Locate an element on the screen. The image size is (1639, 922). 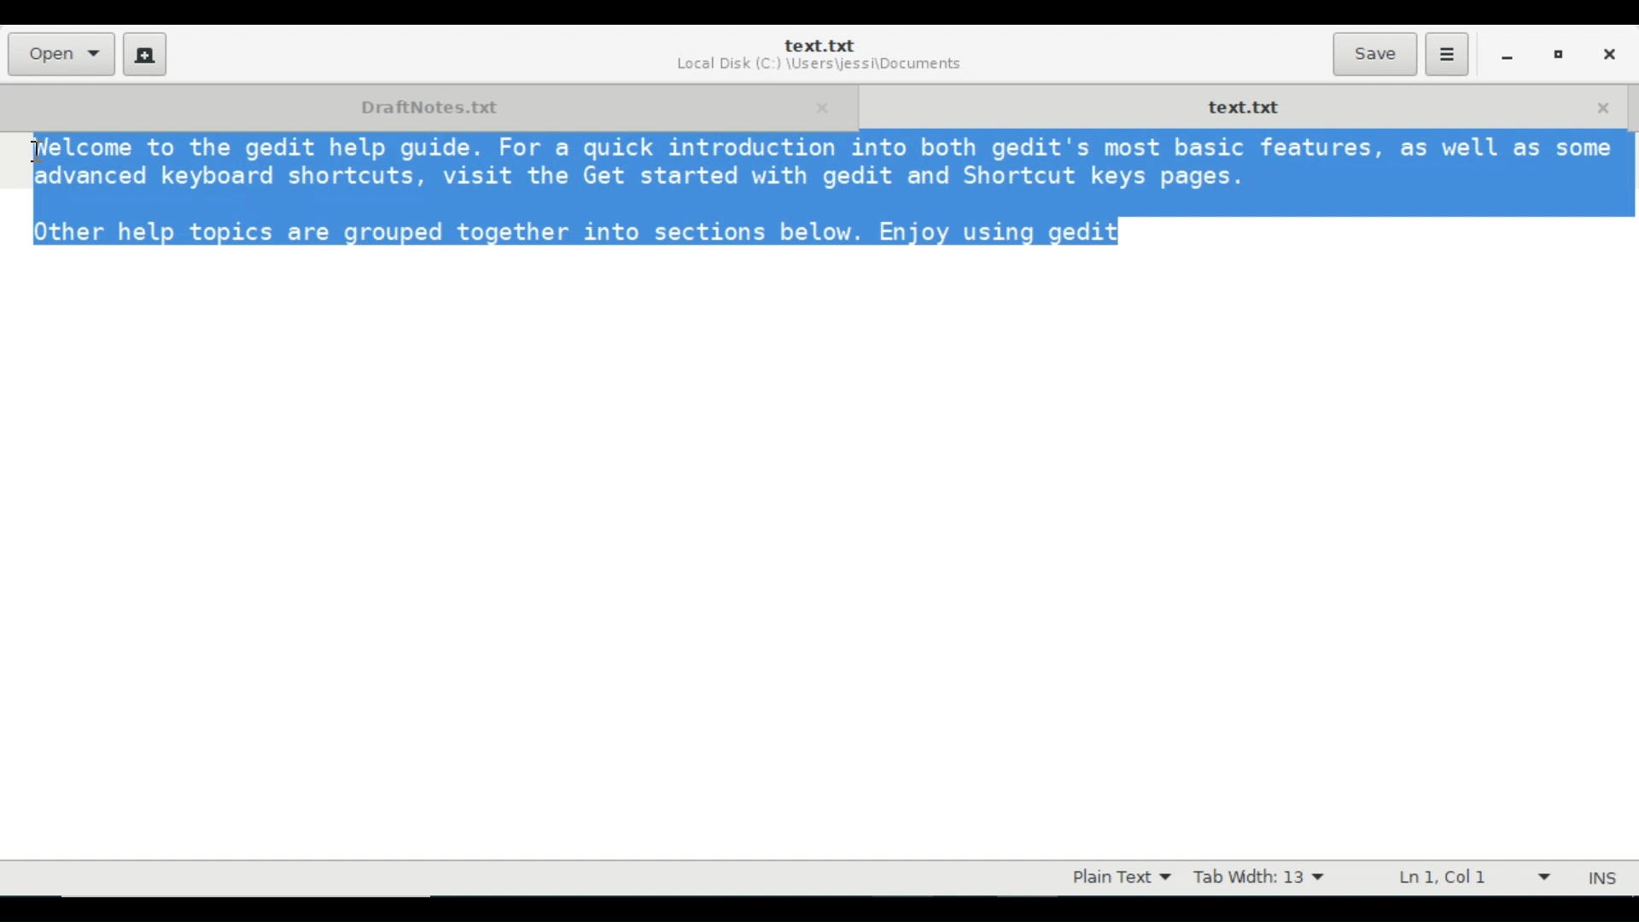
Open Tab is located at coordinates (426, 105).